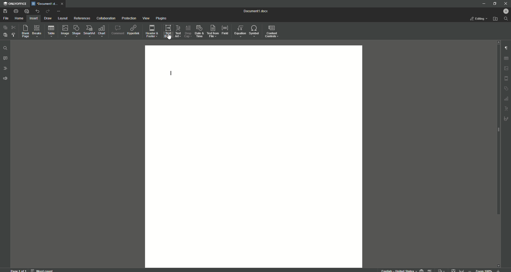 Image resolution: width=511 pixels, height=272 pixels. I want to click on Table, so click(51, 32).